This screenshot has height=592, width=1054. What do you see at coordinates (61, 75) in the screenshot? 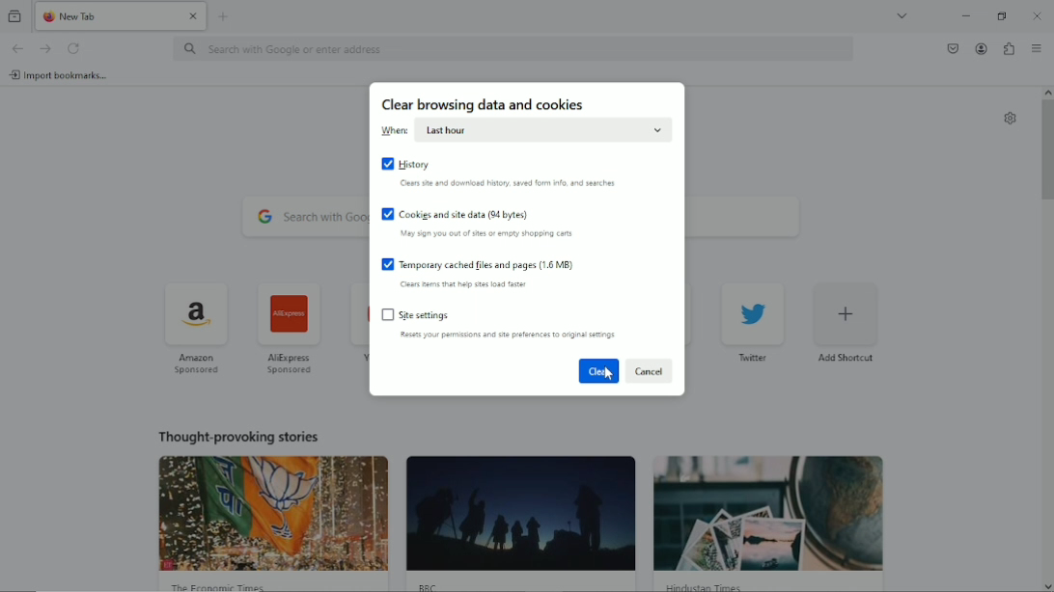
I see `Import bookmarks` at bounding box center [61, 75].